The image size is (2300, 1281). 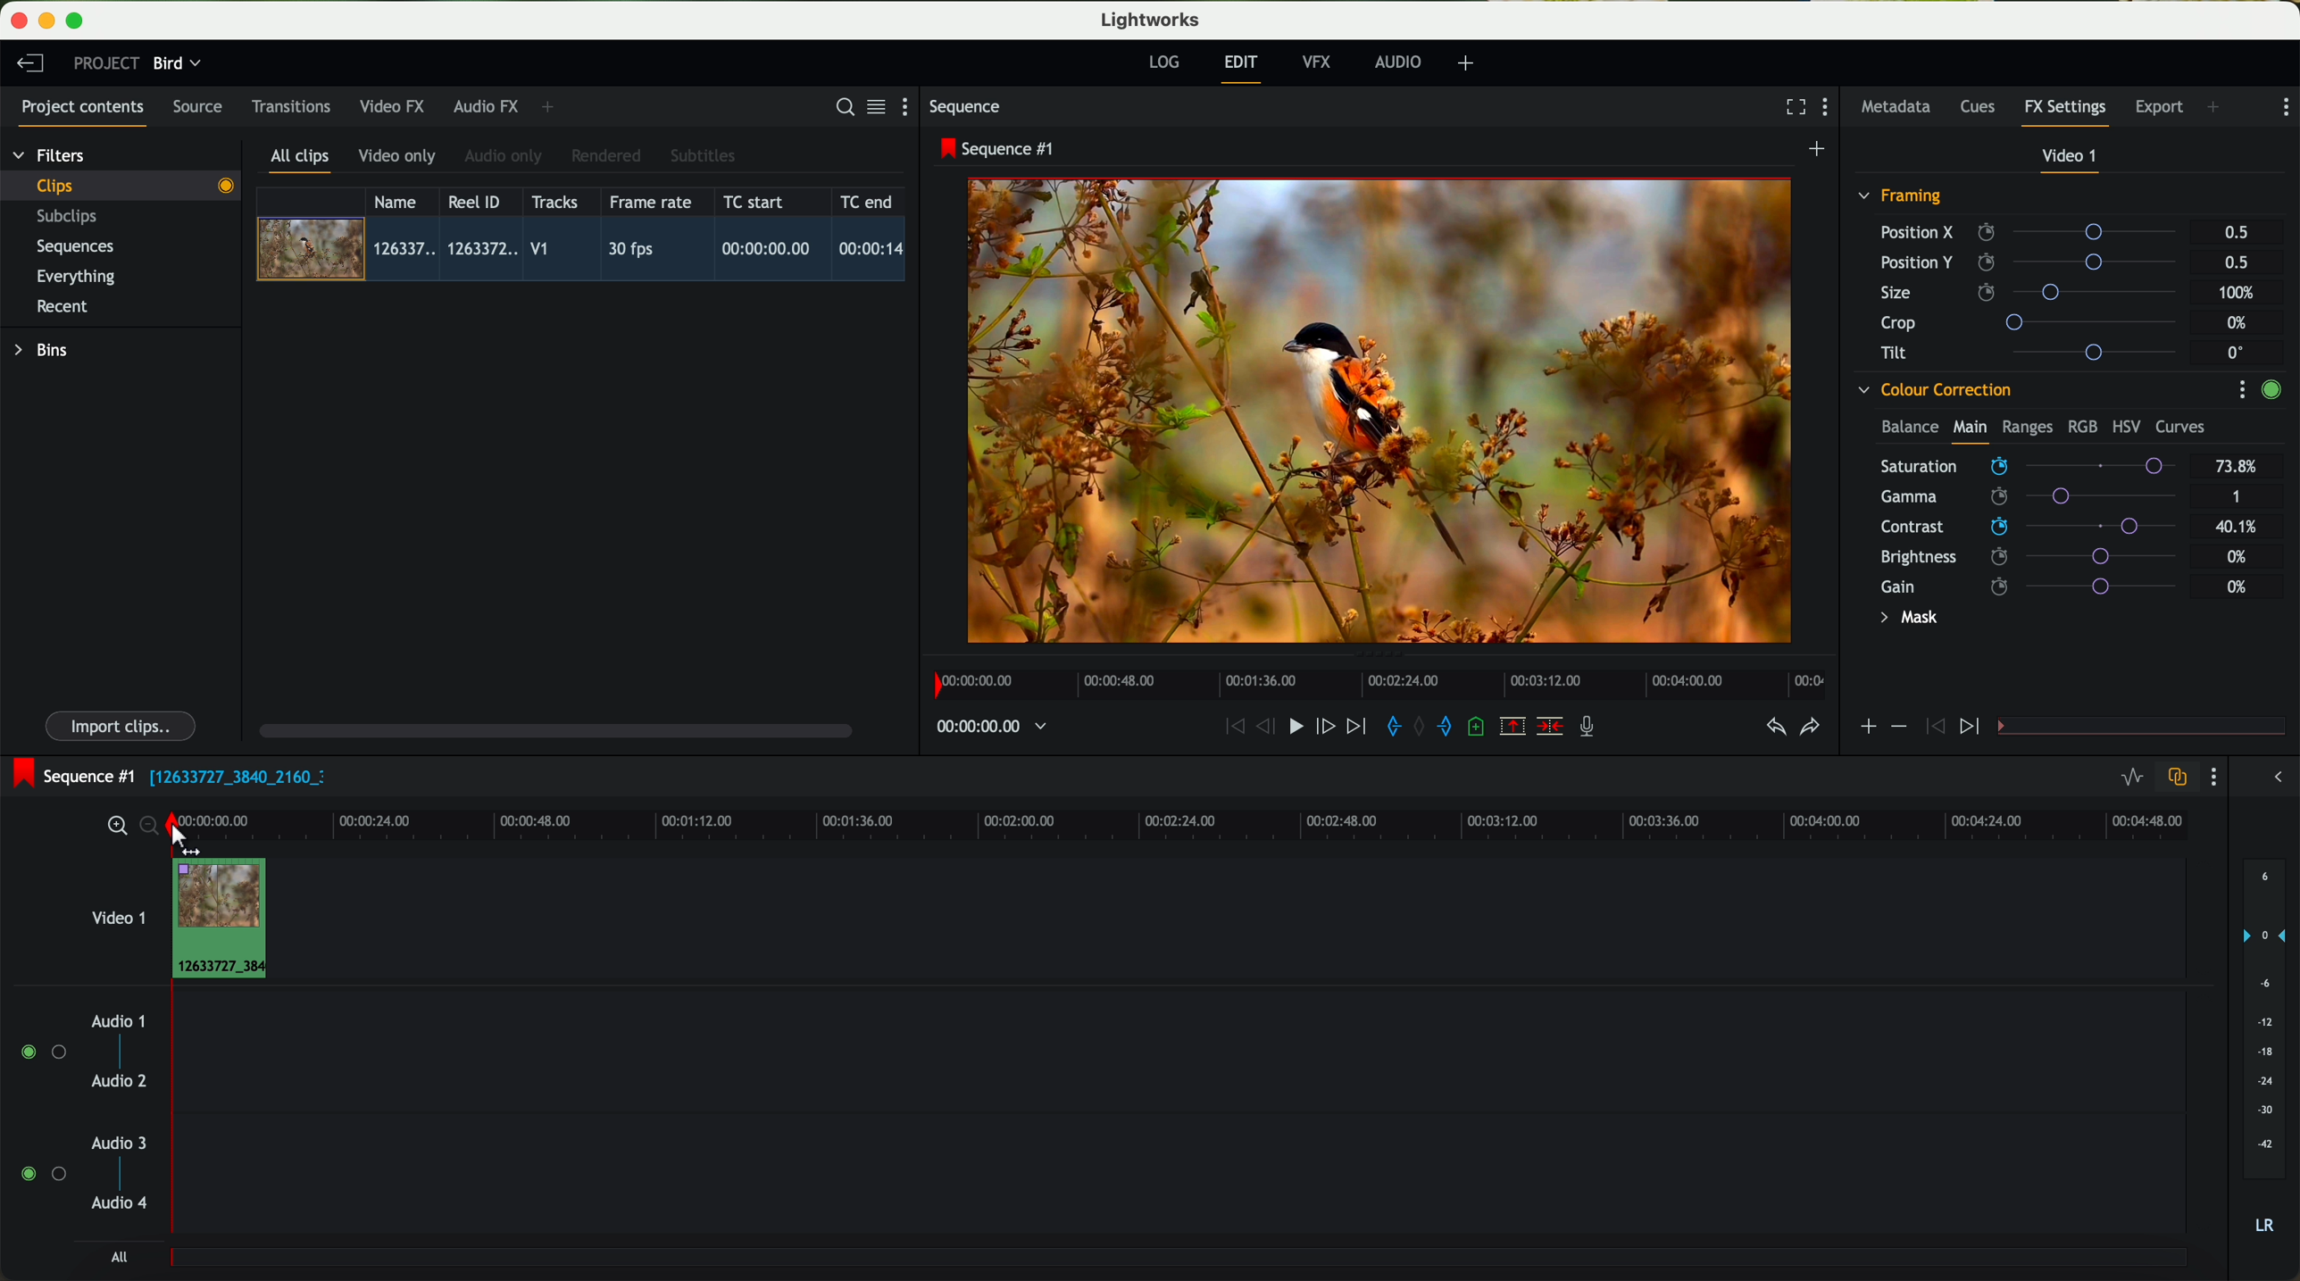 I want to click on 0.5, so click(x=2235, y=262).